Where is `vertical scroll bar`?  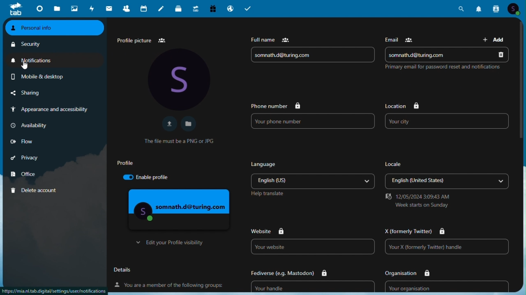
vertical scroll bar is located at coordinates (523, 81).